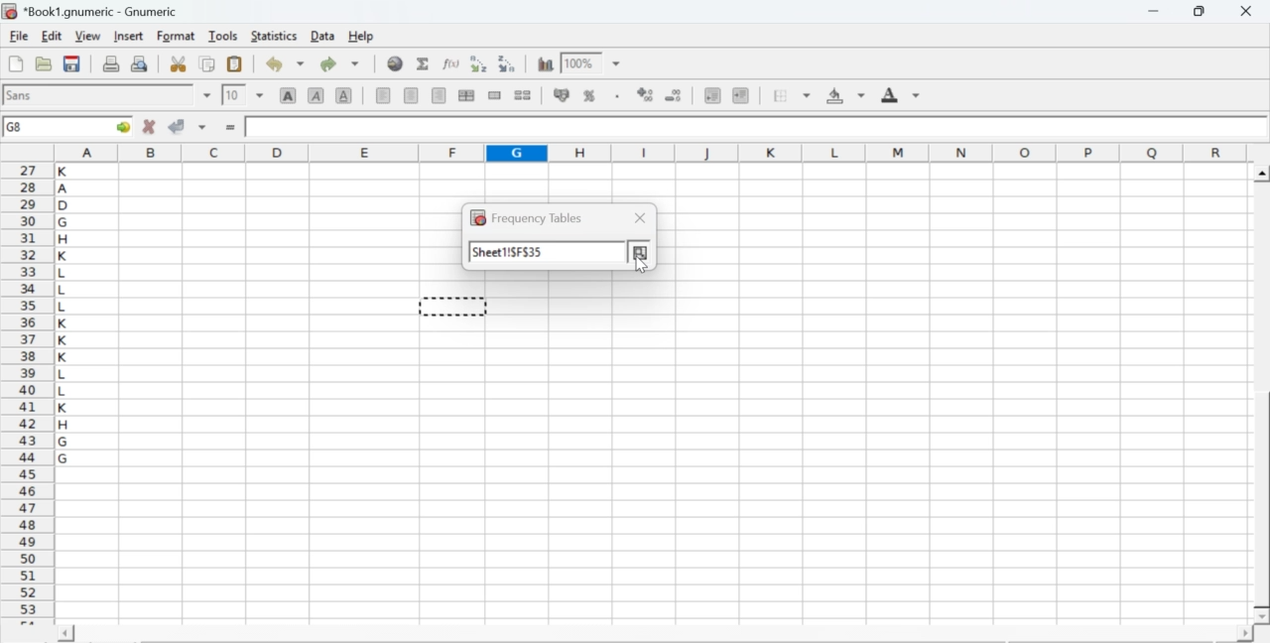 The width and height of the screenshot is (1270, 643). Describe the element at coordinates (178, 64) in the screenshot. I see `cut` at that location.